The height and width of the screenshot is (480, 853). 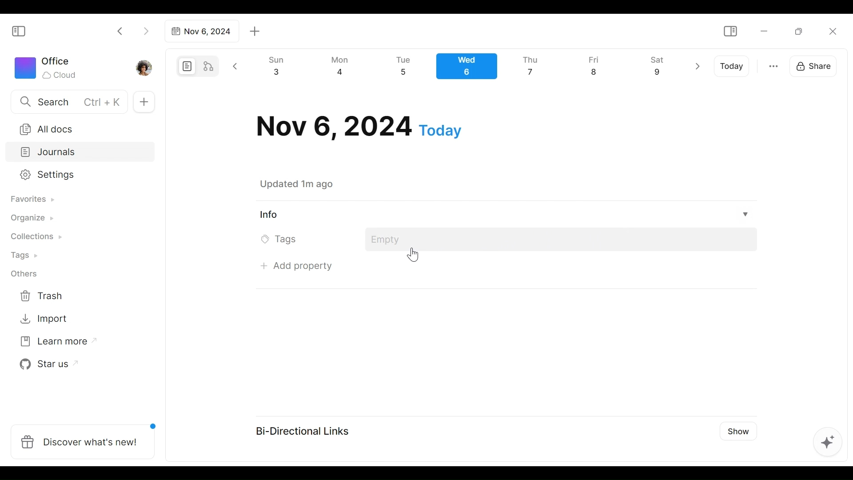 I want to click on Click to go forward, so click(x=146, y=30).